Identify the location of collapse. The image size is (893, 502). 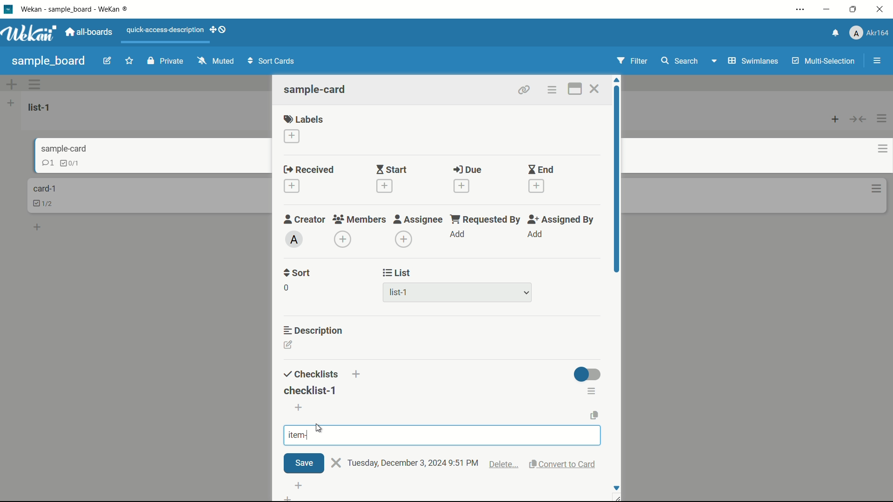
(858, 120).